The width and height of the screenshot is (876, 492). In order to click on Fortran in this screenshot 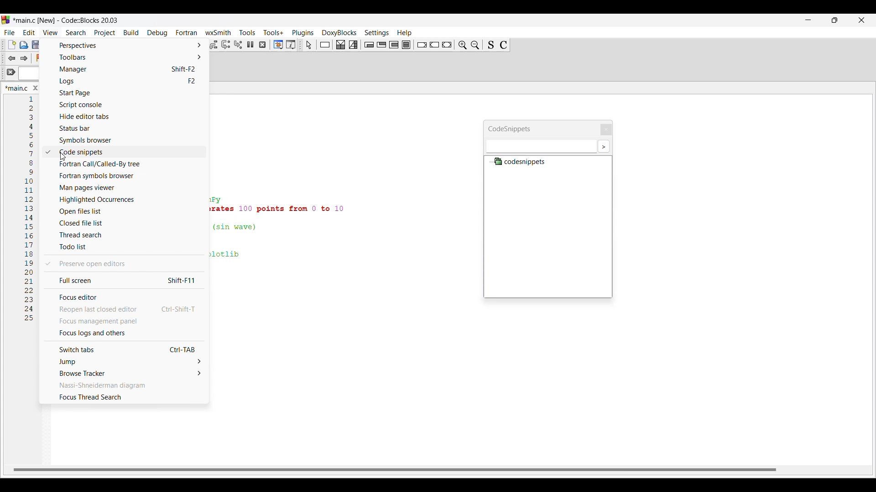, I will do `click(186, 32)`.